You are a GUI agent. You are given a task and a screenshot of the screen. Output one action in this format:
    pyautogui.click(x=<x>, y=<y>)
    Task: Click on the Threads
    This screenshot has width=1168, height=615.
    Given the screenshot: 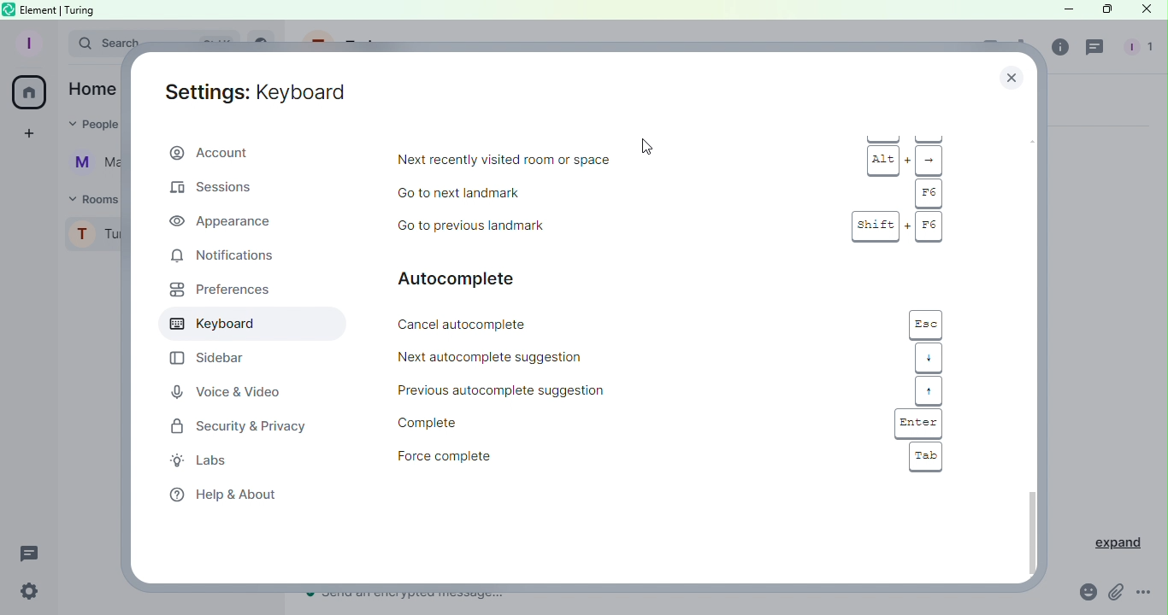 What is the action you would take?
    pyautogui.click(x=1096, y=49)
    